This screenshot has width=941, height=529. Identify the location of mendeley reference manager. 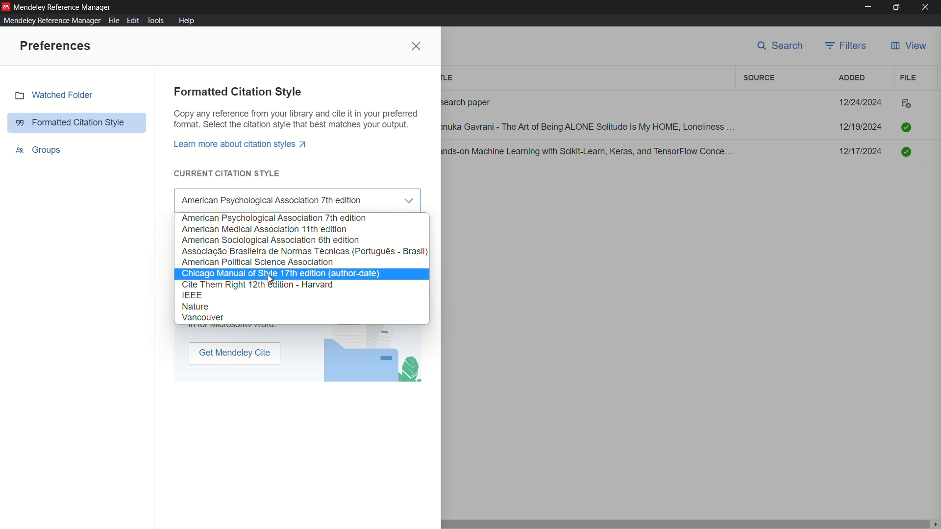
(50, 20).